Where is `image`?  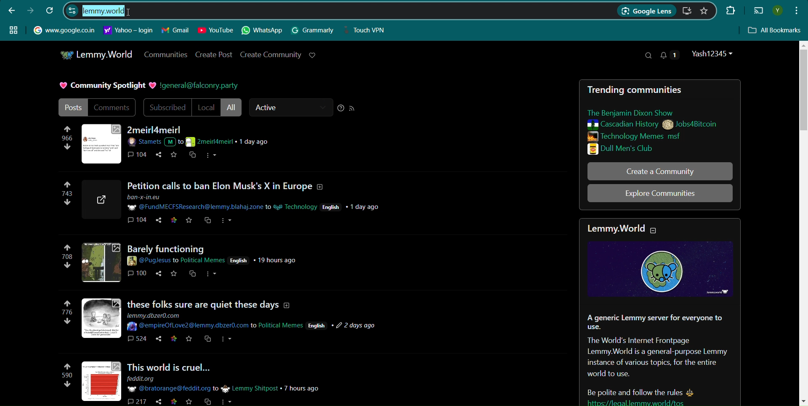
image is located at coordinates (100, 262).